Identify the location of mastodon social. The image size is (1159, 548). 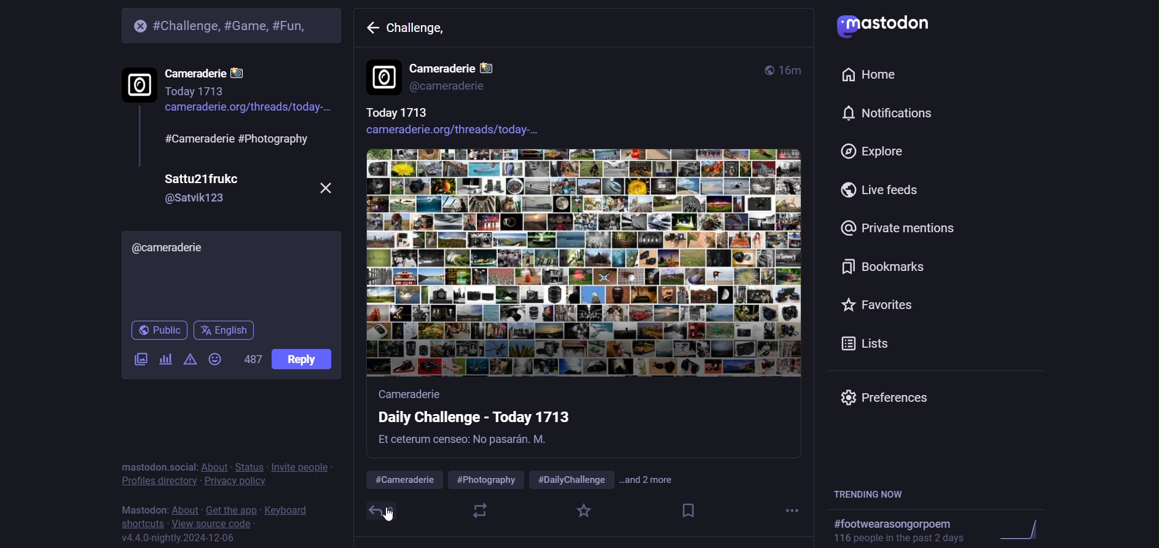
(157, 466).